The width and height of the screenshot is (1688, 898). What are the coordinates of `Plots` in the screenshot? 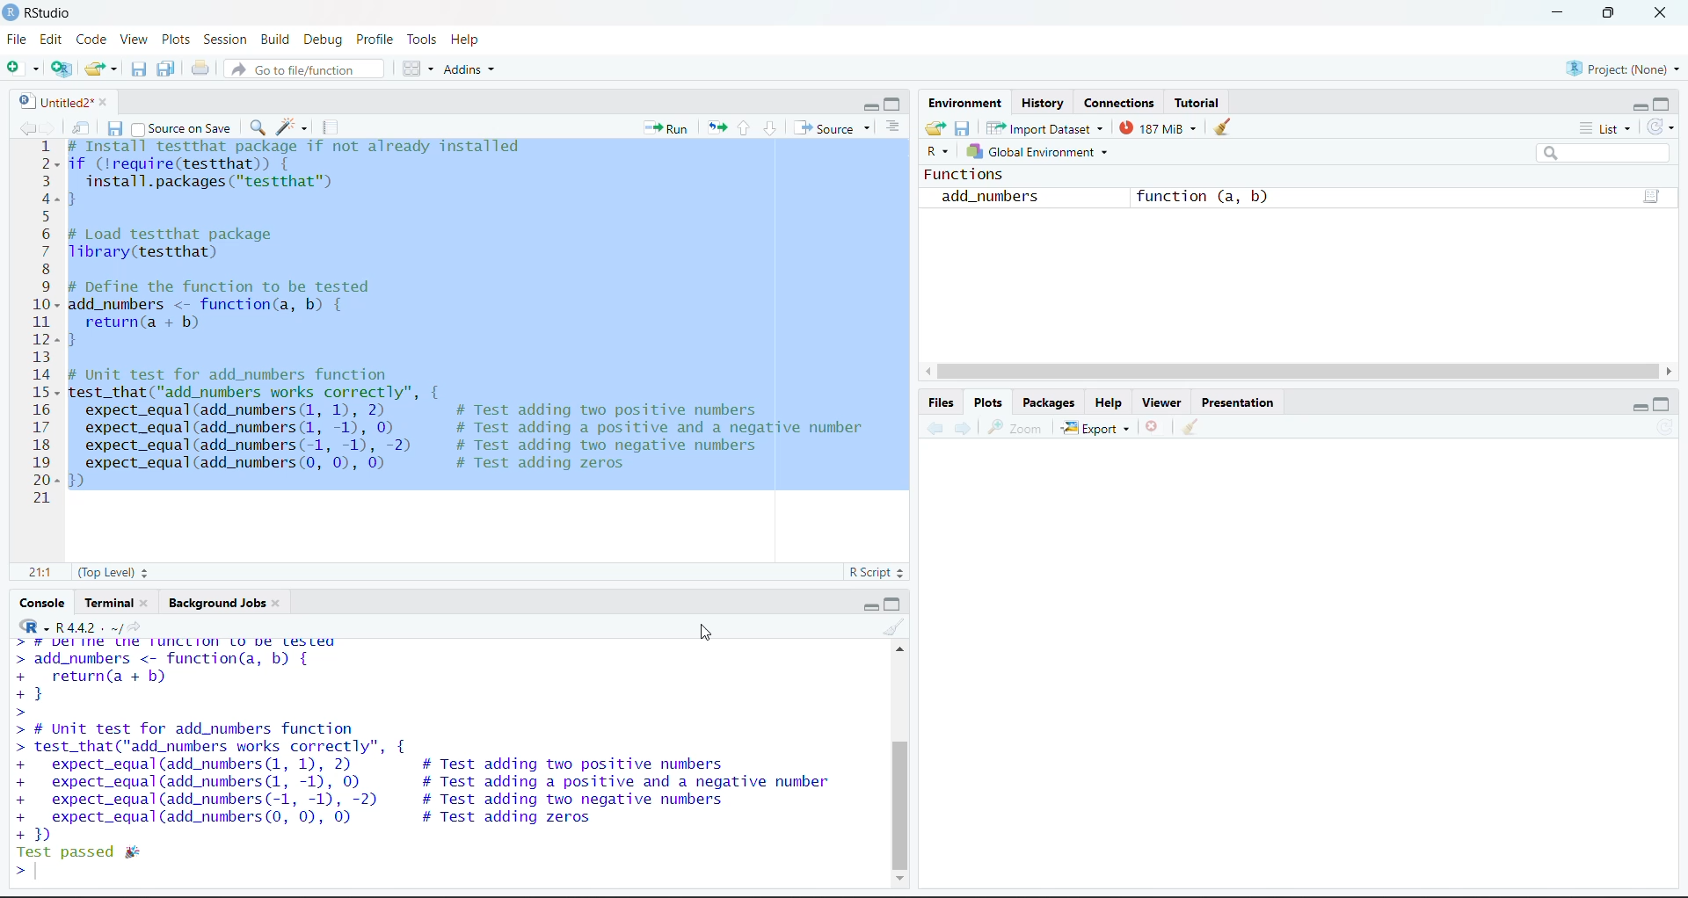 It's located at (987, 403).